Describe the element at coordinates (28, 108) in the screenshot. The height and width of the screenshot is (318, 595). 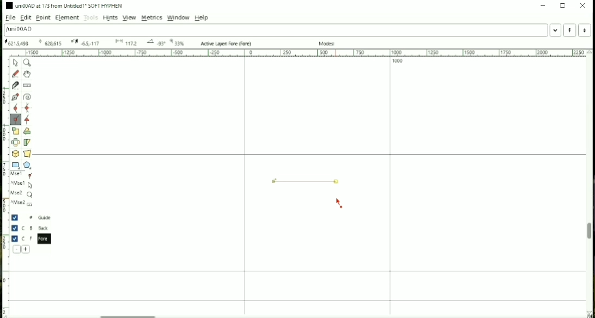
I see `Add a curve point always either horizontal or vertical` at that location.